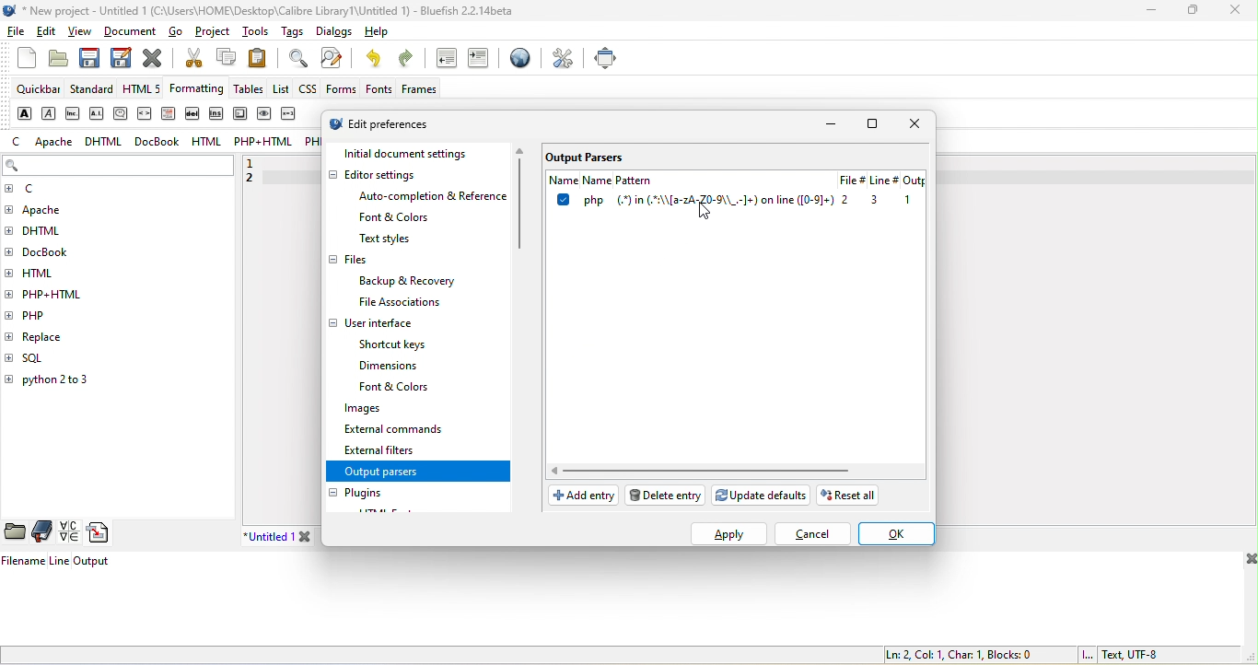 The height and width of the screenshot is (665, 1258). I want to click on shortcut keys, so click(399, 344).